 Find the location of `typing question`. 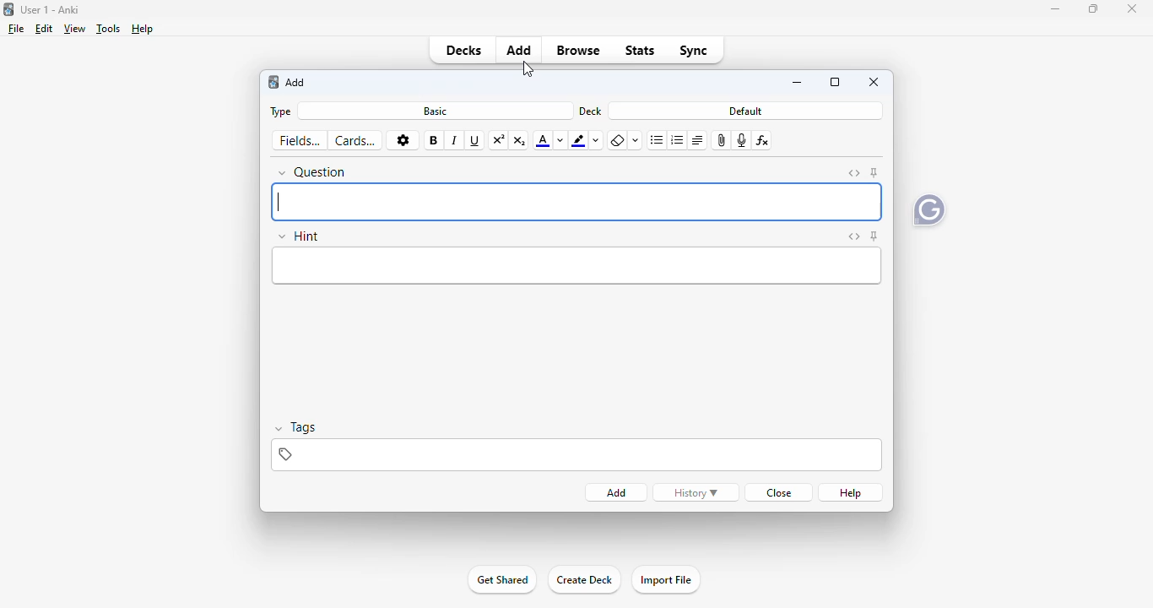

typing question is located at coordinates (576, 201).